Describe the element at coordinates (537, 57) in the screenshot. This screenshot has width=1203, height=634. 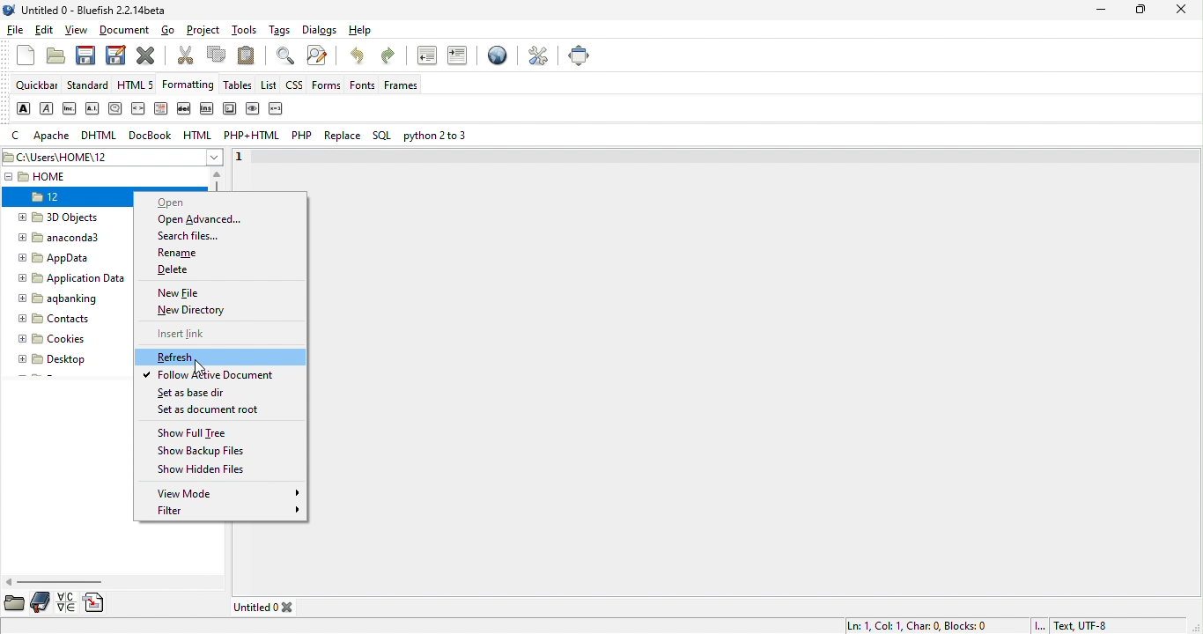
I see `preferences` at that location.